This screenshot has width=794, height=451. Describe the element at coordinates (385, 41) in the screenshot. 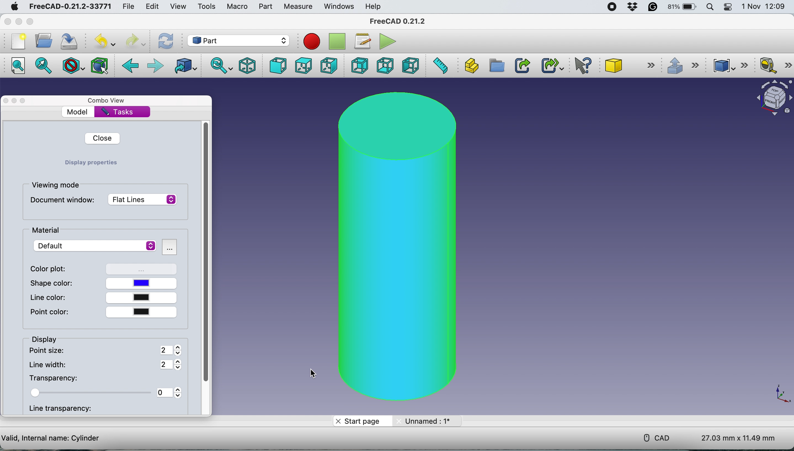

I see `execute macros` at that location.